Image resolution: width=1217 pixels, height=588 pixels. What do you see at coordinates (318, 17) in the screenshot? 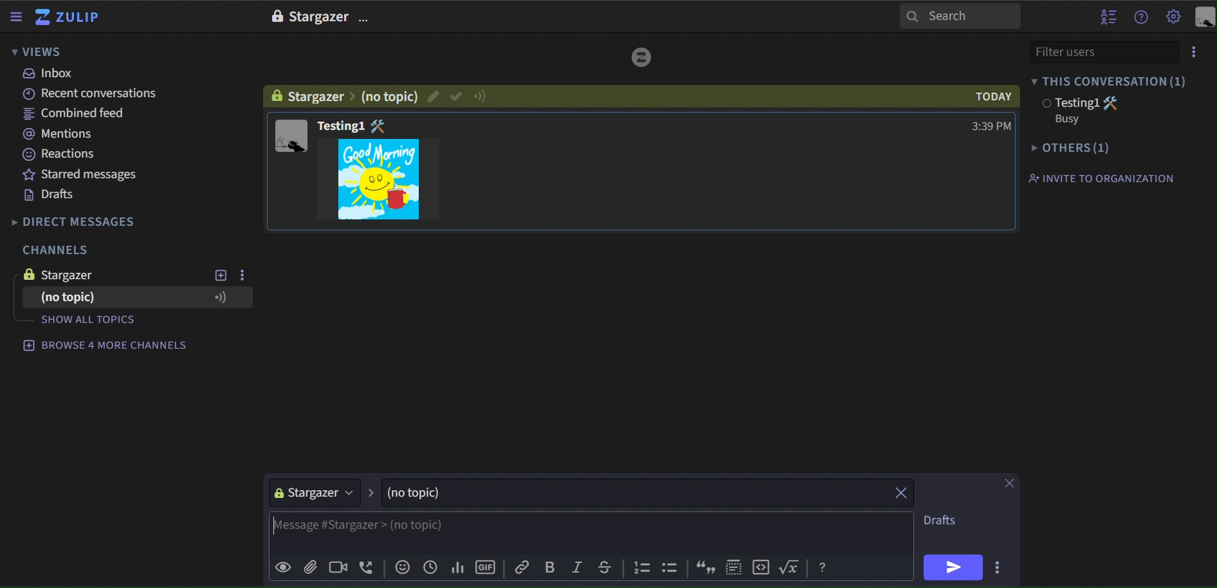
I see `Stargazer` at bounding box center [318, 17].